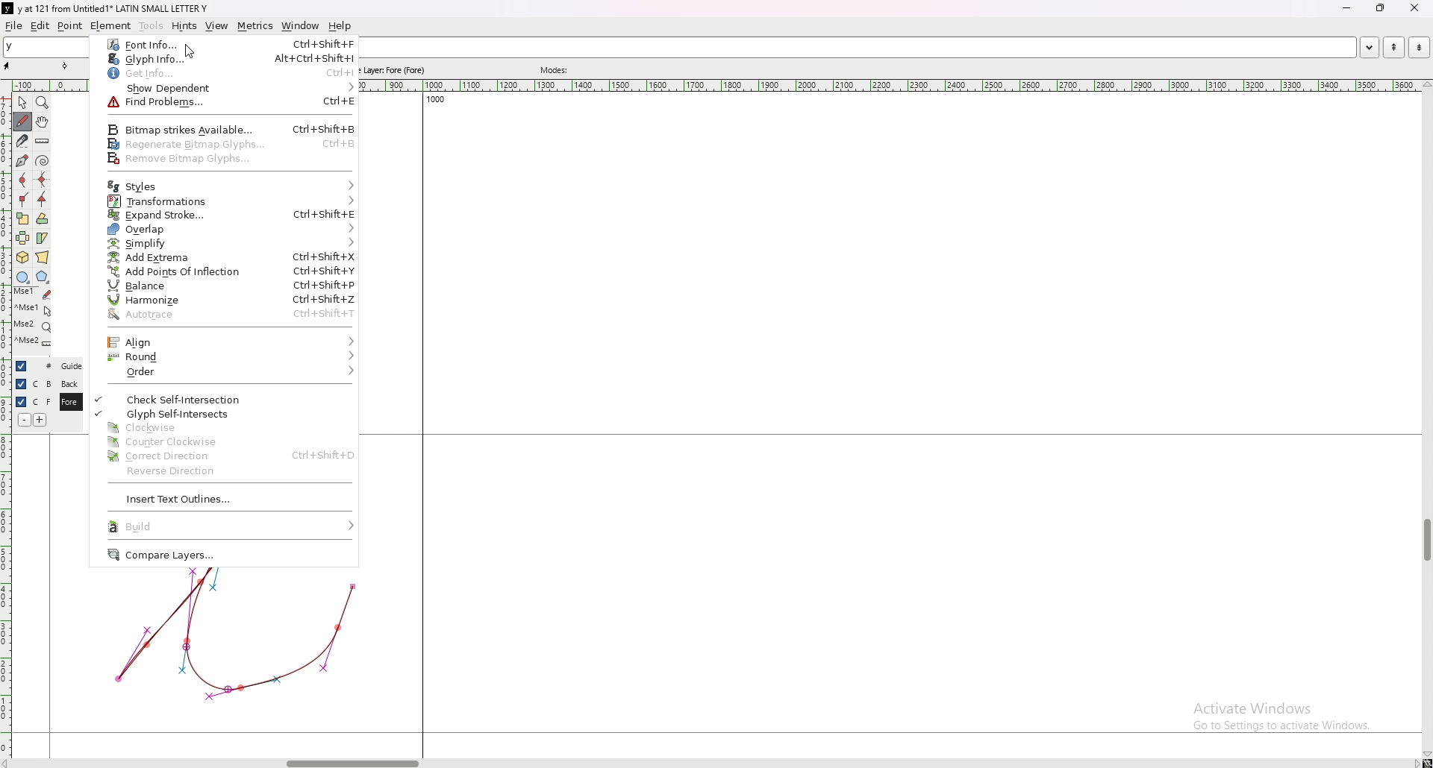 This screenshot has height=768, width=1433. I want to click on add a point, then drag out its control points, so click(21, 160).